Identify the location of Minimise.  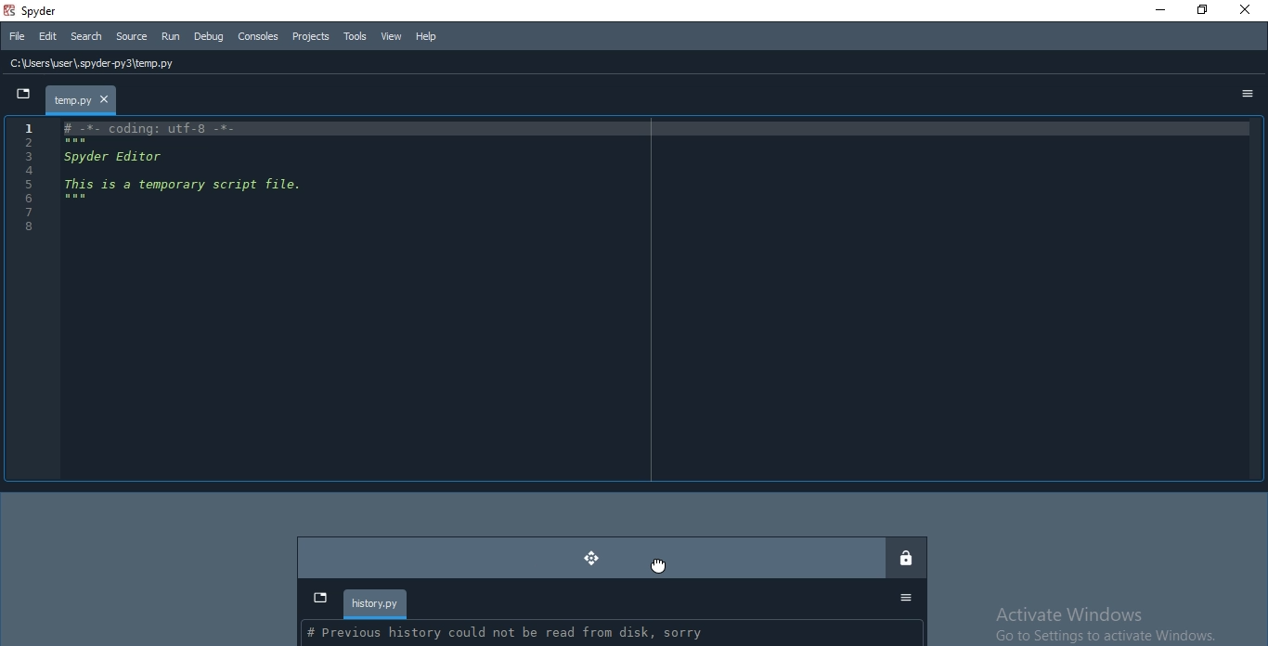
(1155, 11).